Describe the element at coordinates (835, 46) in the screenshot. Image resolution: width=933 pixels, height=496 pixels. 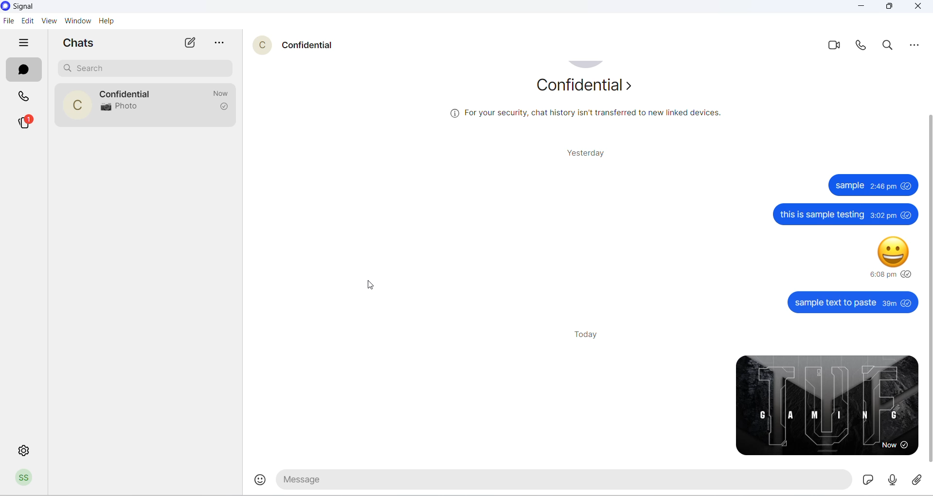
I see `video call` at that location.